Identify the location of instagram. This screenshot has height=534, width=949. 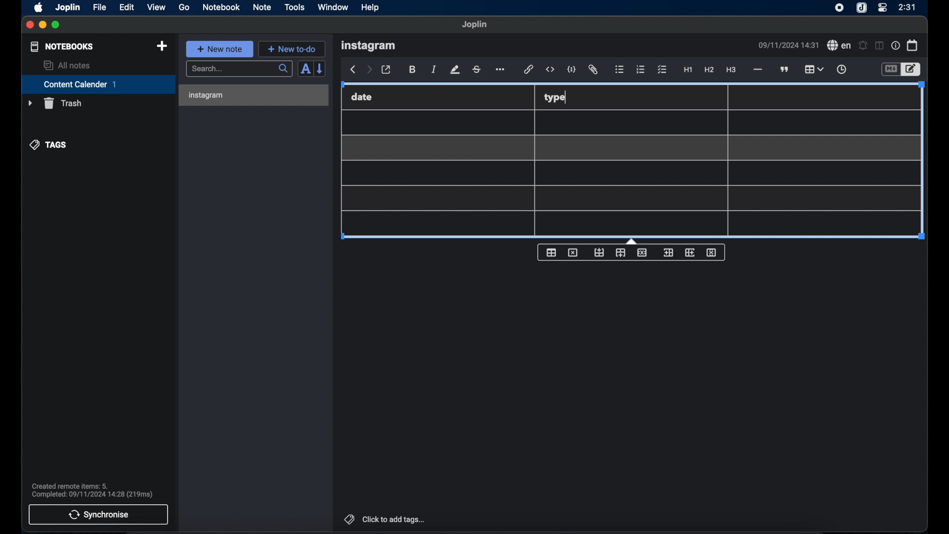
(208, 95).